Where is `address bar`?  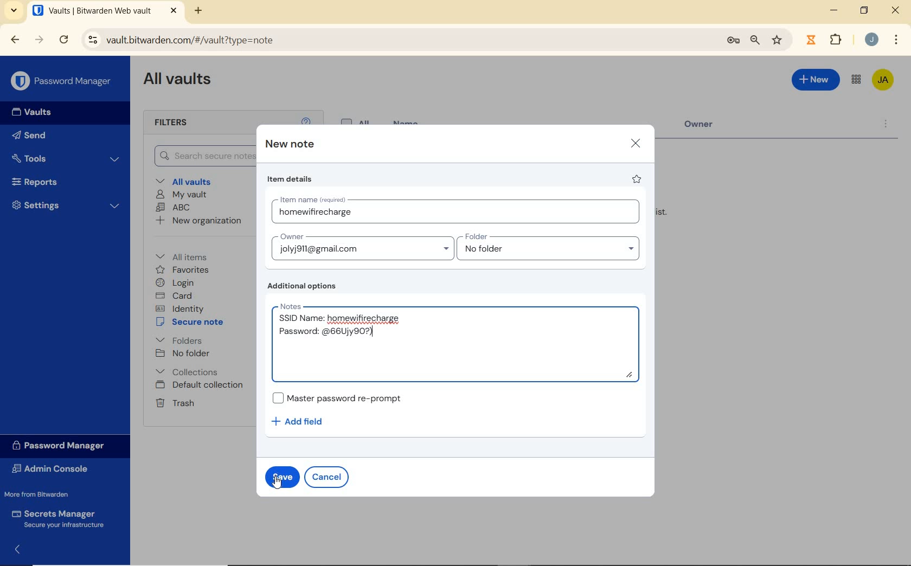
address bar is located at coordinates (396, 41).